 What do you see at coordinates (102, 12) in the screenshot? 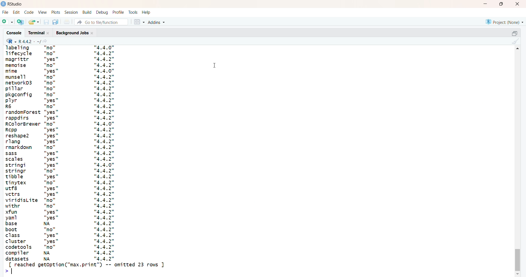
I see `debug` at bounding box center [102, 12].